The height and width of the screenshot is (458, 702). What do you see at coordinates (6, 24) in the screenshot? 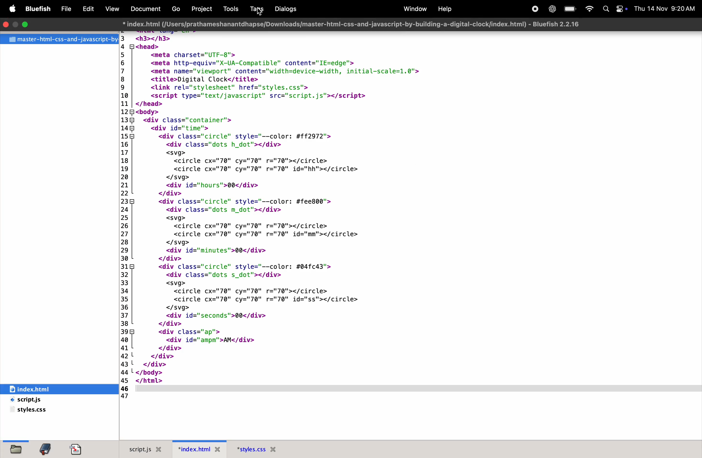
I see `closing window` at bounding box center [6, 24].